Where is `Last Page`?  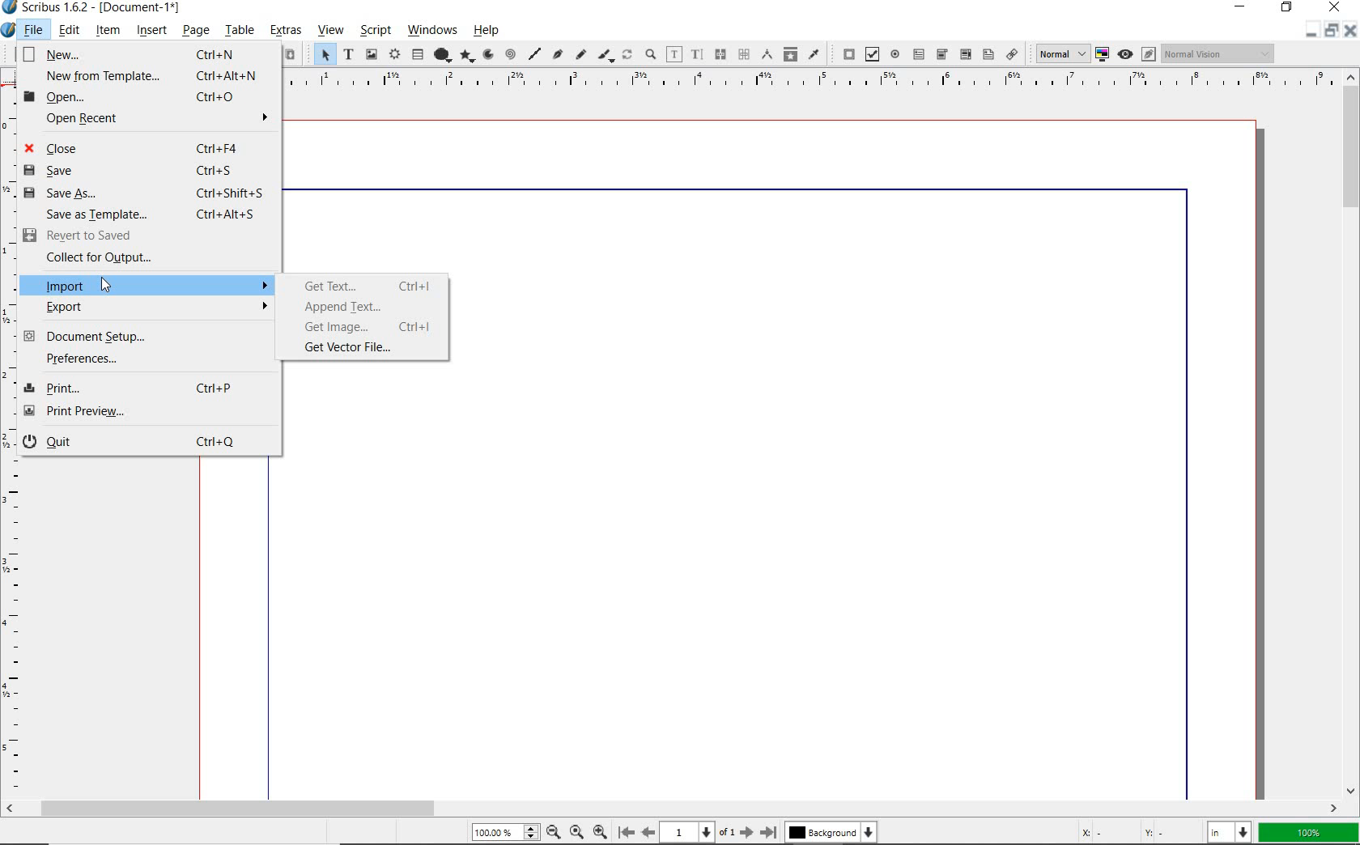
Last Page is located at coordinates (769, 832).